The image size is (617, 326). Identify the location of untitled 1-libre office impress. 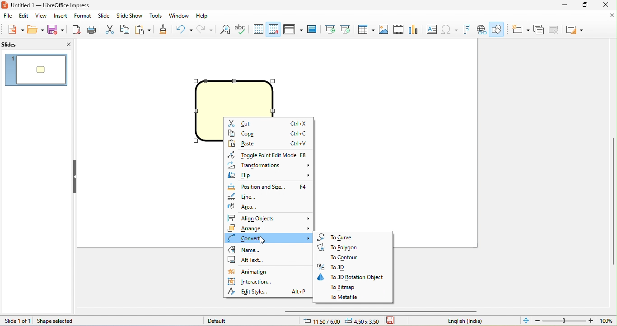
(62, 5).